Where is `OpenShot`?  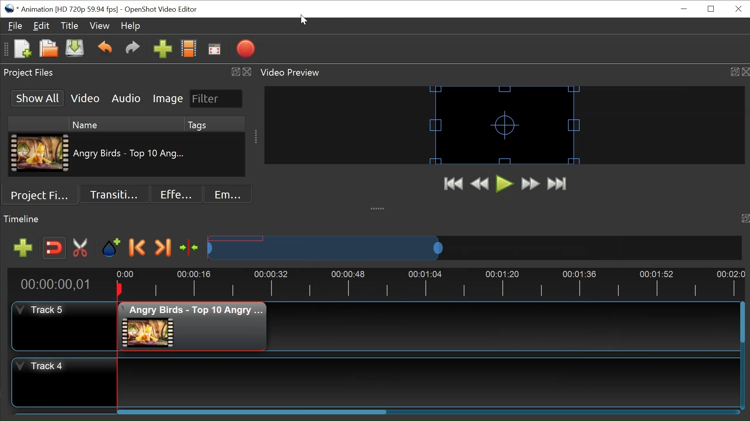 OpenShot is located at coordinates (10, 9).